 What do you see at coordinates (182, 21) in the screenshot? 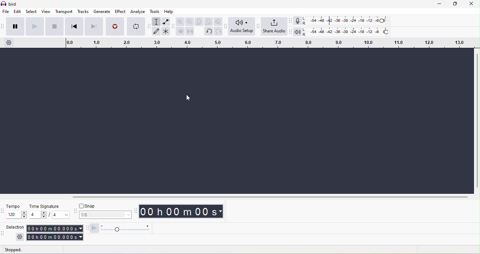
I see `zoom in` at bounding box center [182, 21].